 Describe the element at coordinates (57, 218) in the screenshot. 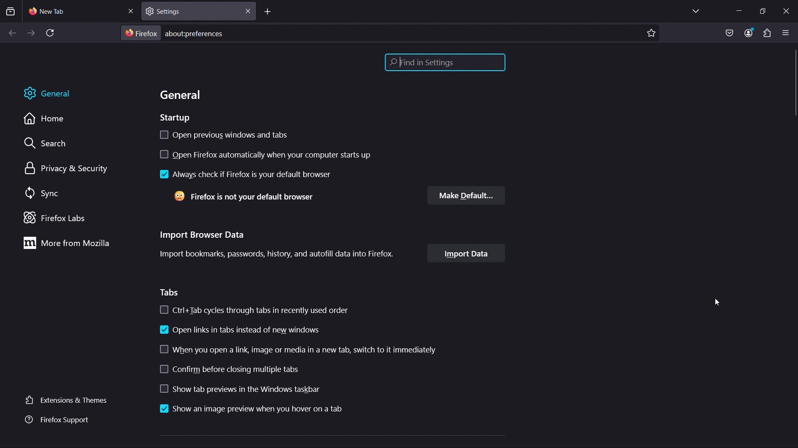

I see `Firefox Labs` at that location.